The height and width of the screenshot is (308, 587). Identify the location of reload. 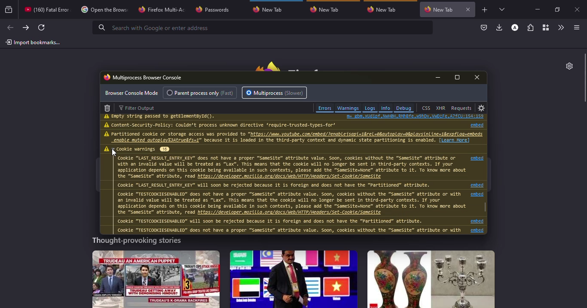
(41, 27).